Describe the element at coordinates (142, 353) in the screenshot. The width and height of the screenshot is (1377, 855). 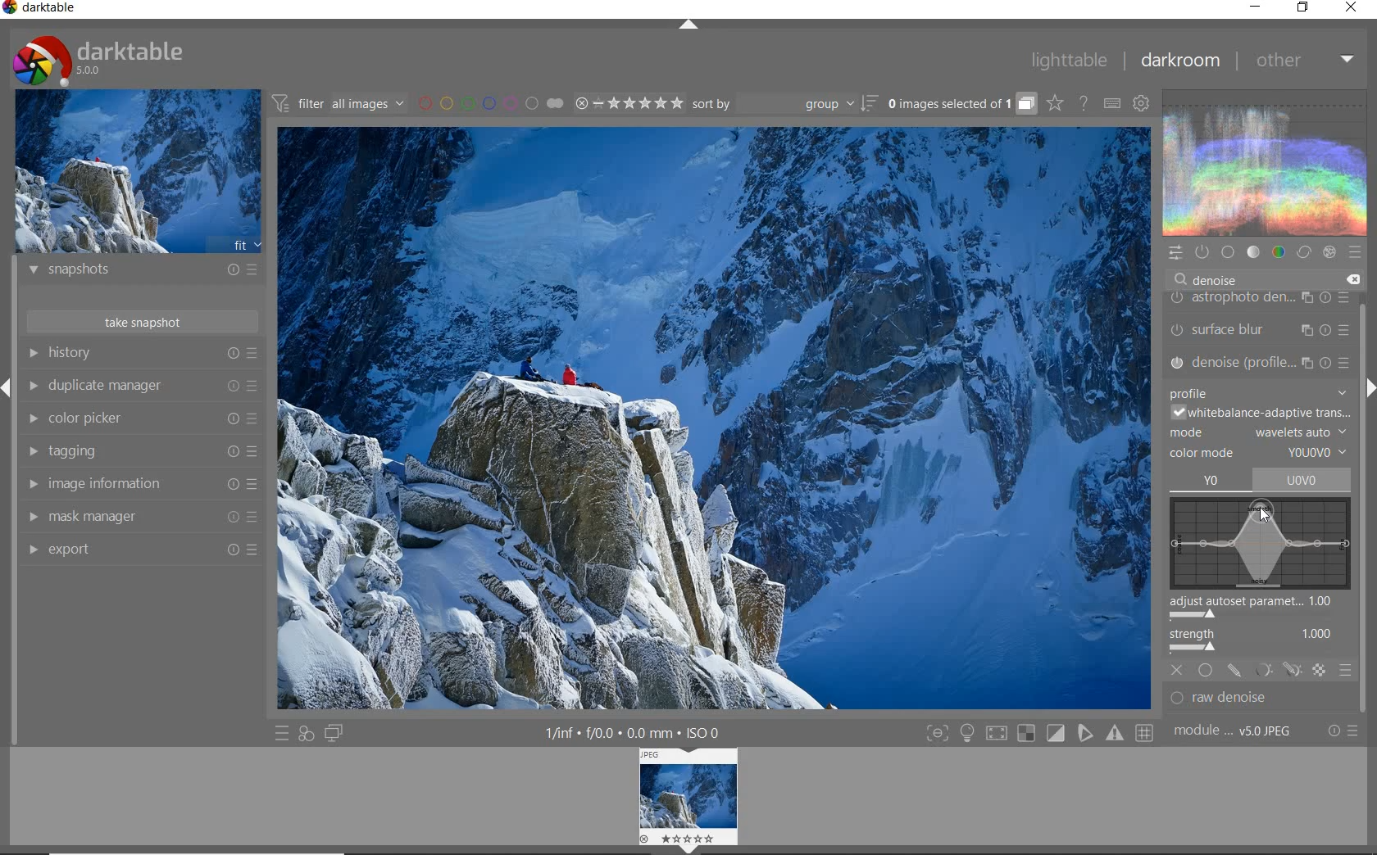
I see `history` at that location.